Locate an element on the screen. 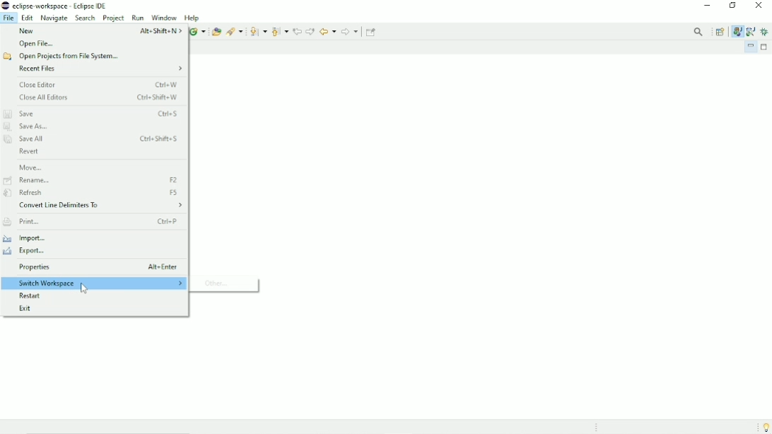 The width and height of the screenshot is (772, 434). Restart is located at coordinates (34, 296).